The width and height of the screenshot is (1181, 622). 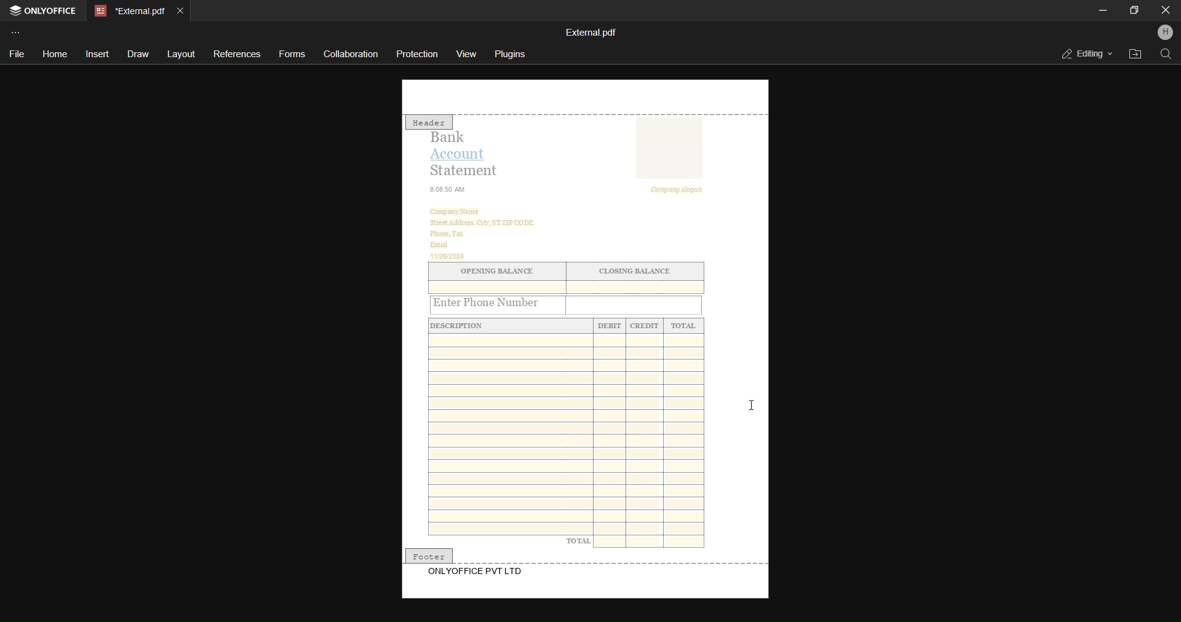 What do you see at coordinates (1133, 55) in the screenshot?
I see `open file location` at bounding box center [1133, 55].